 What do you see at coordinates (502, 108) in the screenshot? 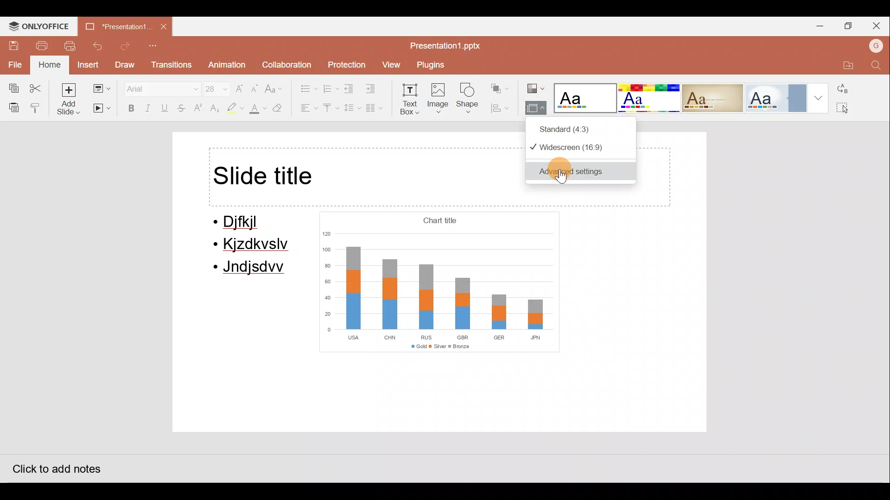
I see `Align shape` at bounding box center [502, 108].